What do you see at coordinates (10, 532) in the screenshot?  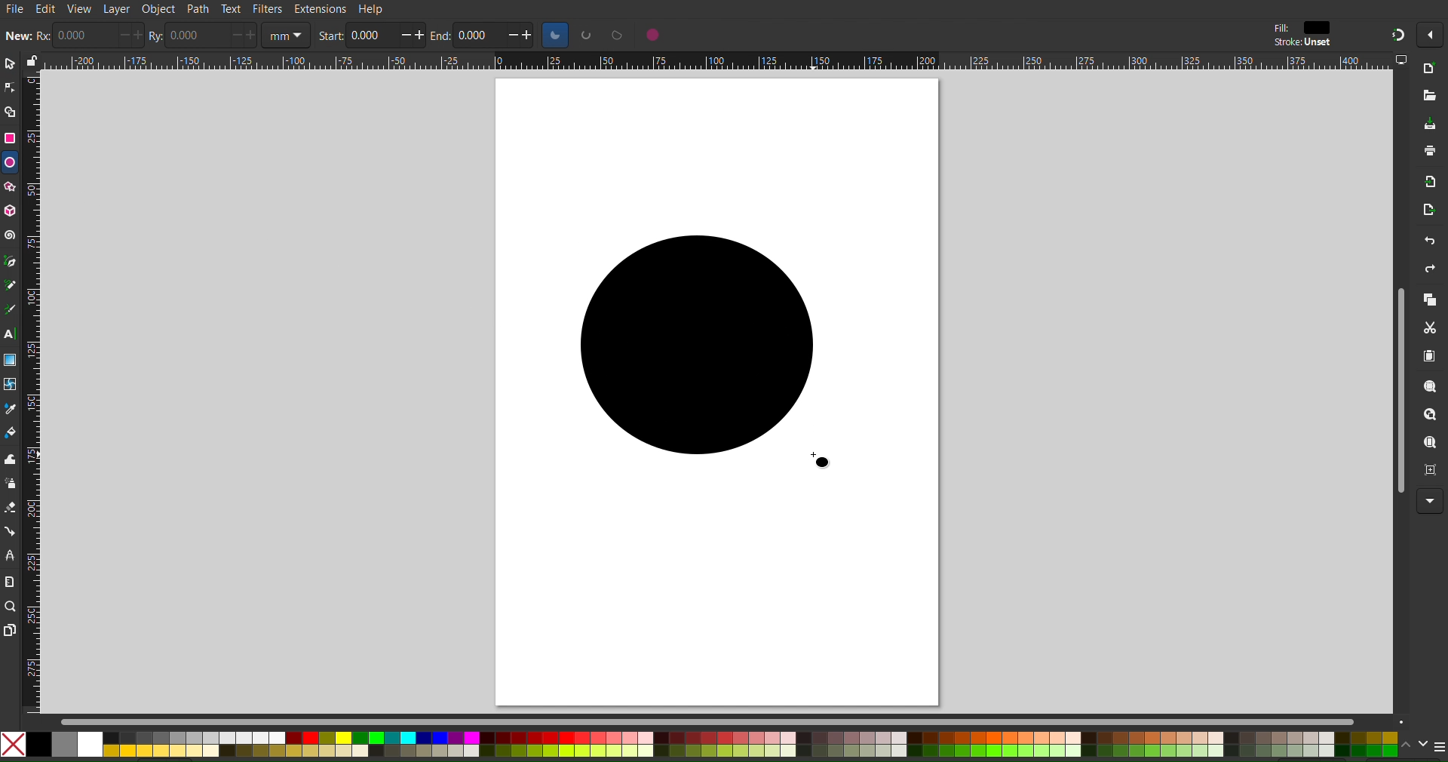 I see `Connection` at bounding box center [10, 532].